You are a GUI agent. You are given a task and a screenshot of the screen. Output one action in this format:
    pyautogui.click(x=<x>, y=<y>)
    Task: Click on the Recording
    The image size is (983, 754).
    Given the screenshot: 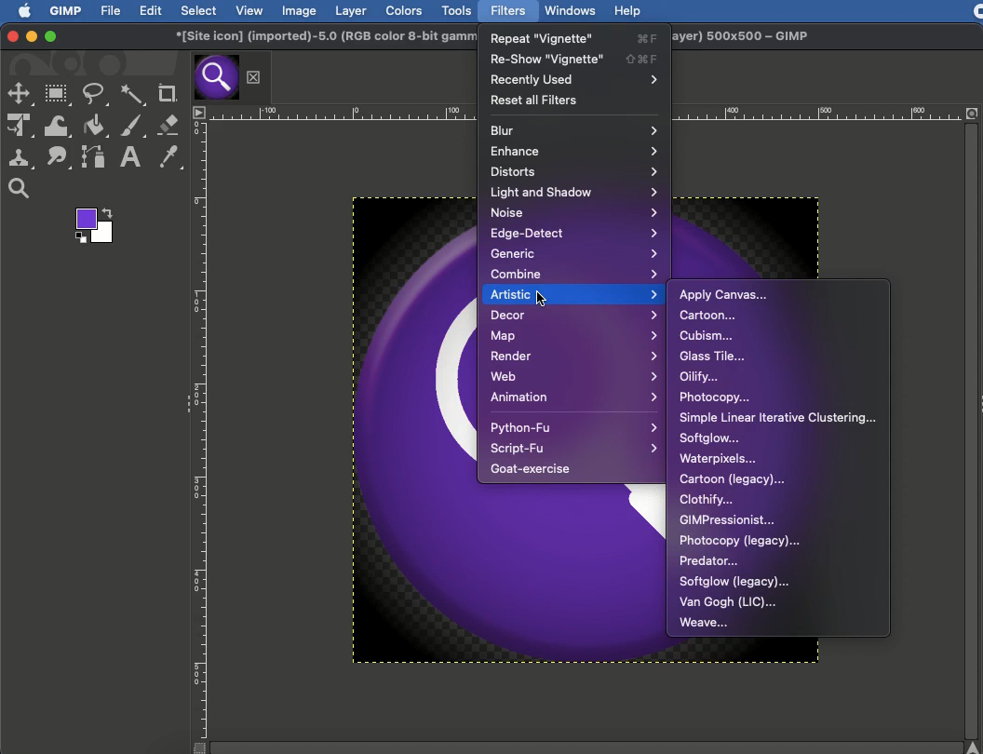 What is the action you would take?
    pyautogui.click(x=977, y=12)
    